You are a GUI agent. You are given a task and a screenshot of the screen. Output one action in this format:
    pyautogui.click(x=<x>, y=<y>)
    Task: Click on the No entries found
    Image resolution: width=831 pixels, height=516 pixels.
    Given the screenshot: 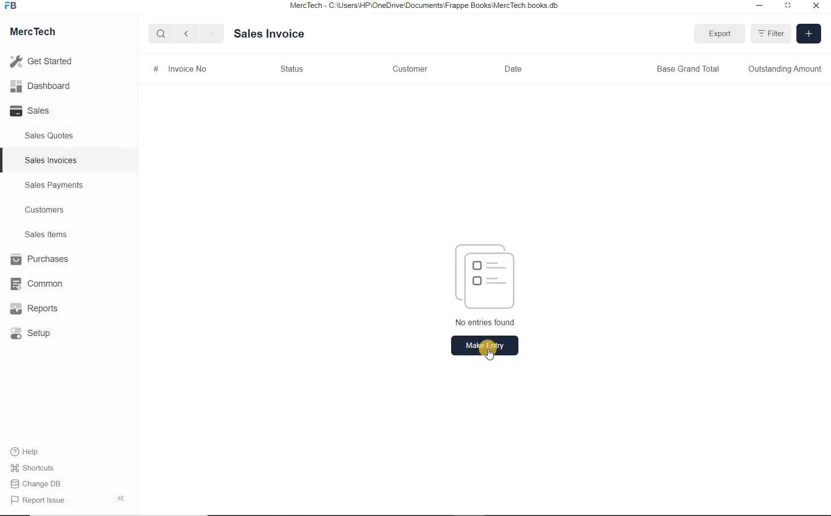 What is the action you would take?
    pyautogui.click(x=480, y=283)
    